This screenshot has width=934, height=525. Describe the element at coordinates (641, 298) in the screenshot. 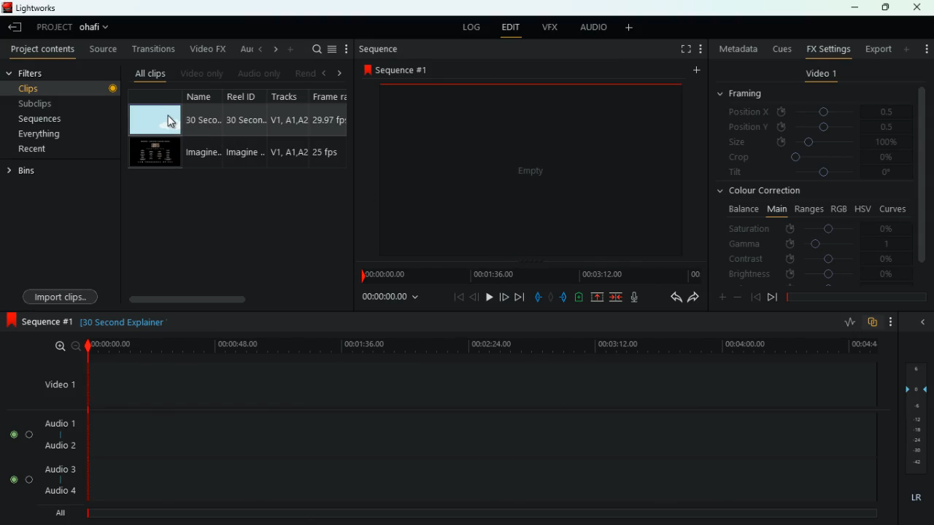

I see `mic` at that location.